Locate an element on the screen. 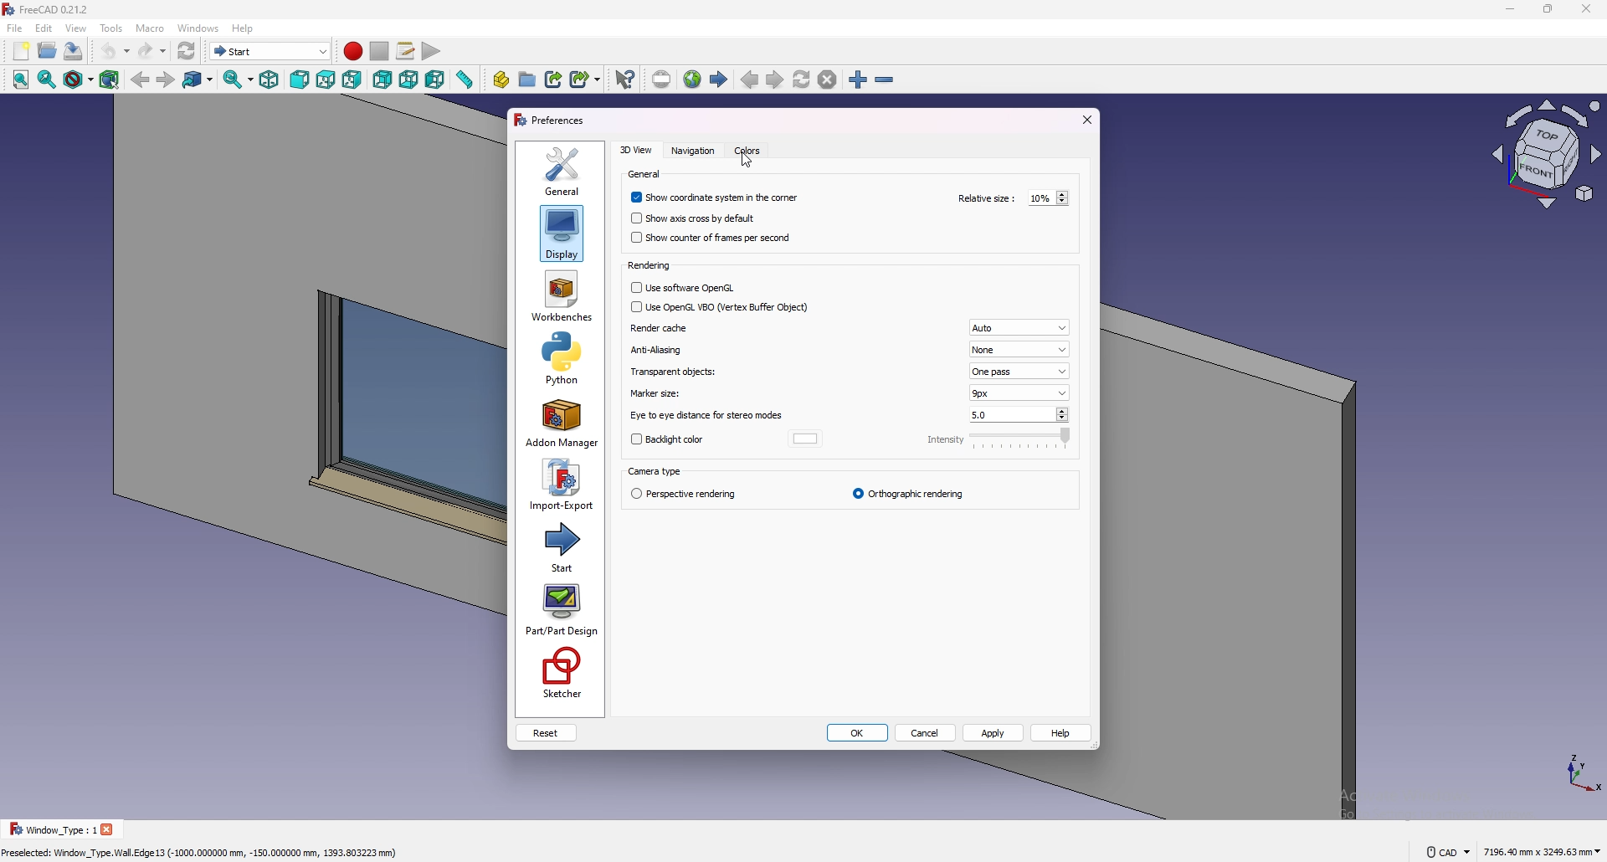 This screenshot has width=1607, height=862. part/part design is located at coordinates (562, 610).